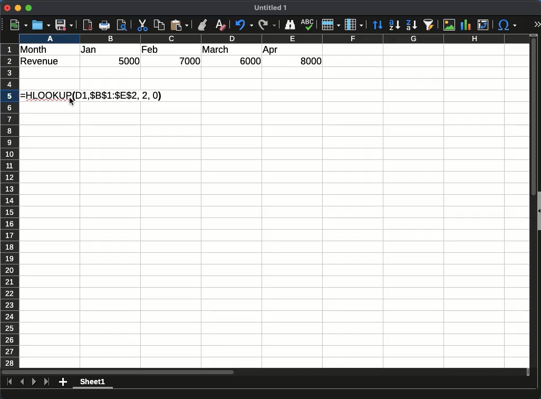 This screenshot has height=399, width=541. I want to click on apr, so click(270, 51).